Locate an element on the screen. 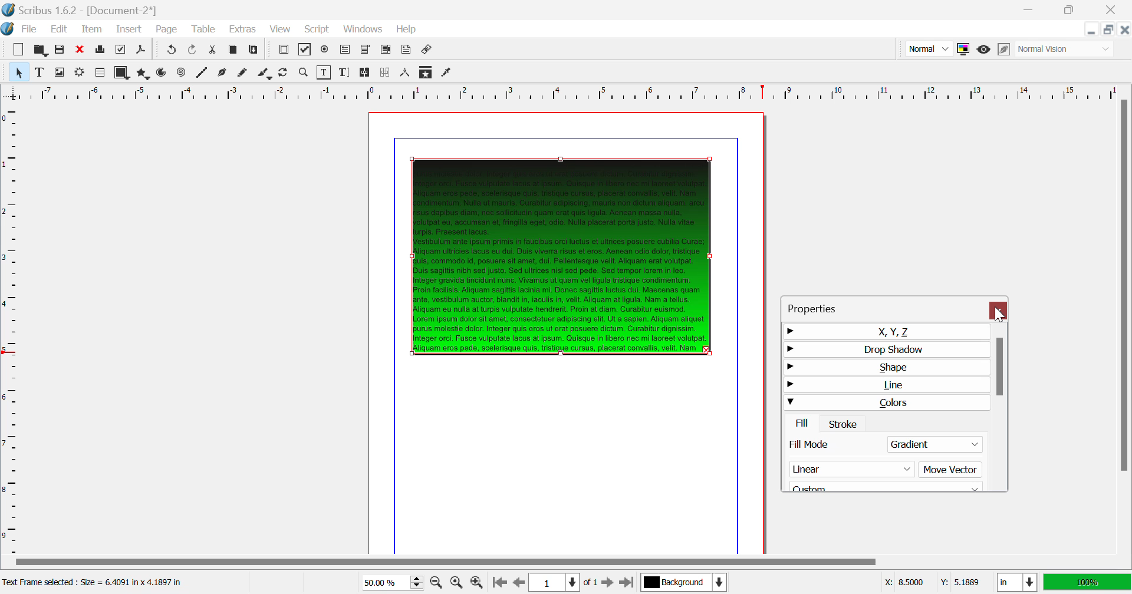  Text Frame is located at coordinates (40, 72).